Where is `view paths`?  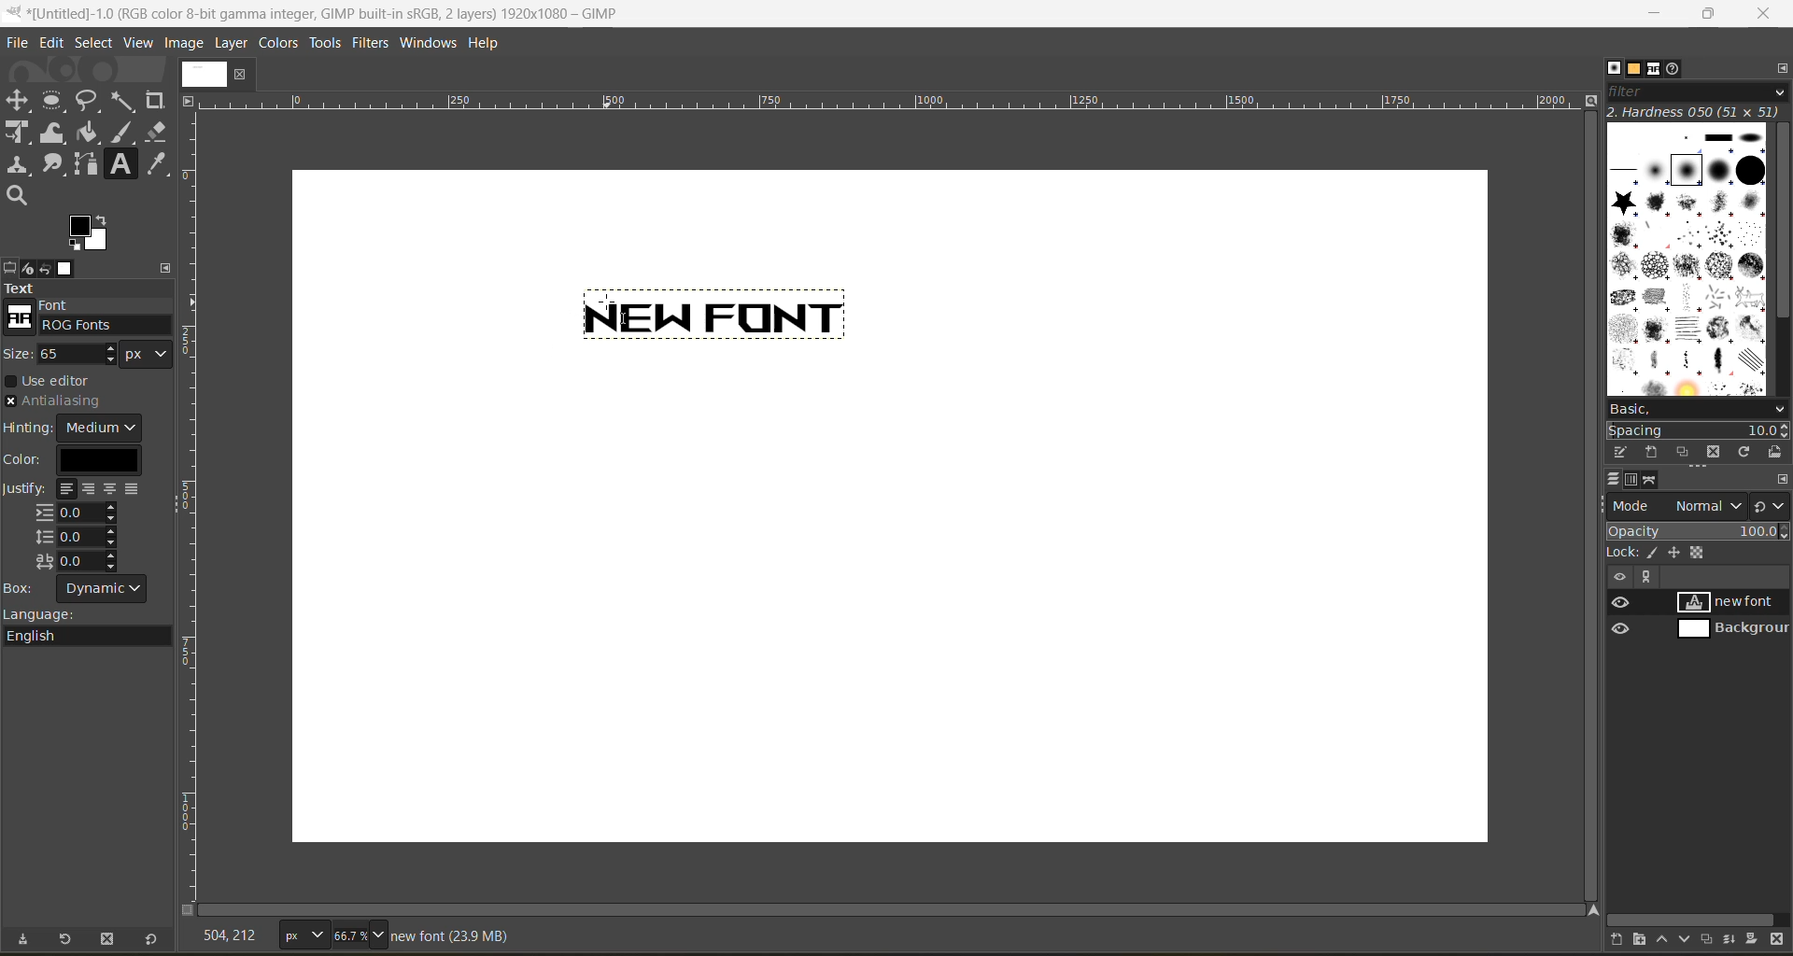 view paths is located at coordinates (1646, 577).